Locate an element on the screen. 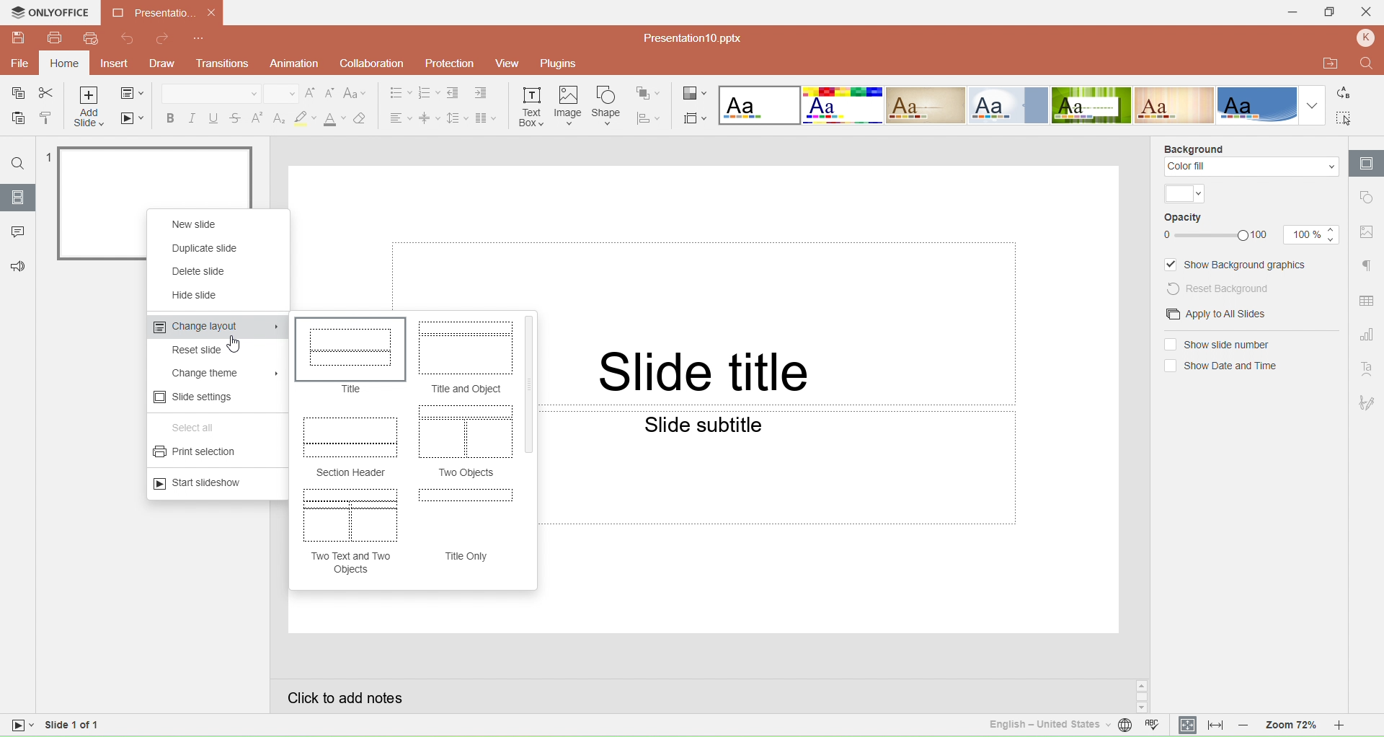 The image size is (1384, 737). Paste is located at coordinates (16, 119).